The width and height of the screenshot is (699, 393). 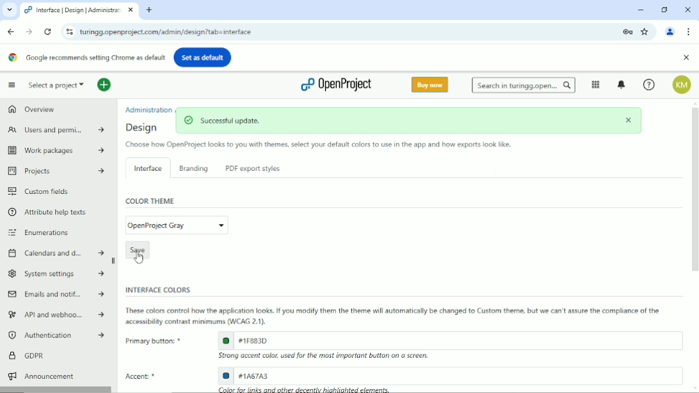 What do you see at coordinates (156, 289) in the screenshot?
I see `INTERFACE COLORS` at bounding box center [156, 289].